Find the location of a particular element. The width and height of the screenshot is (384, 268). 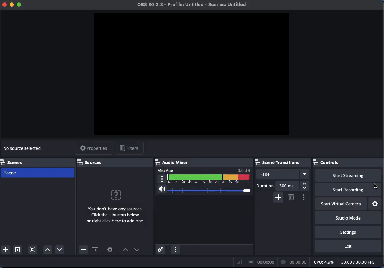

Minimize is located at coordinates (12, 4).